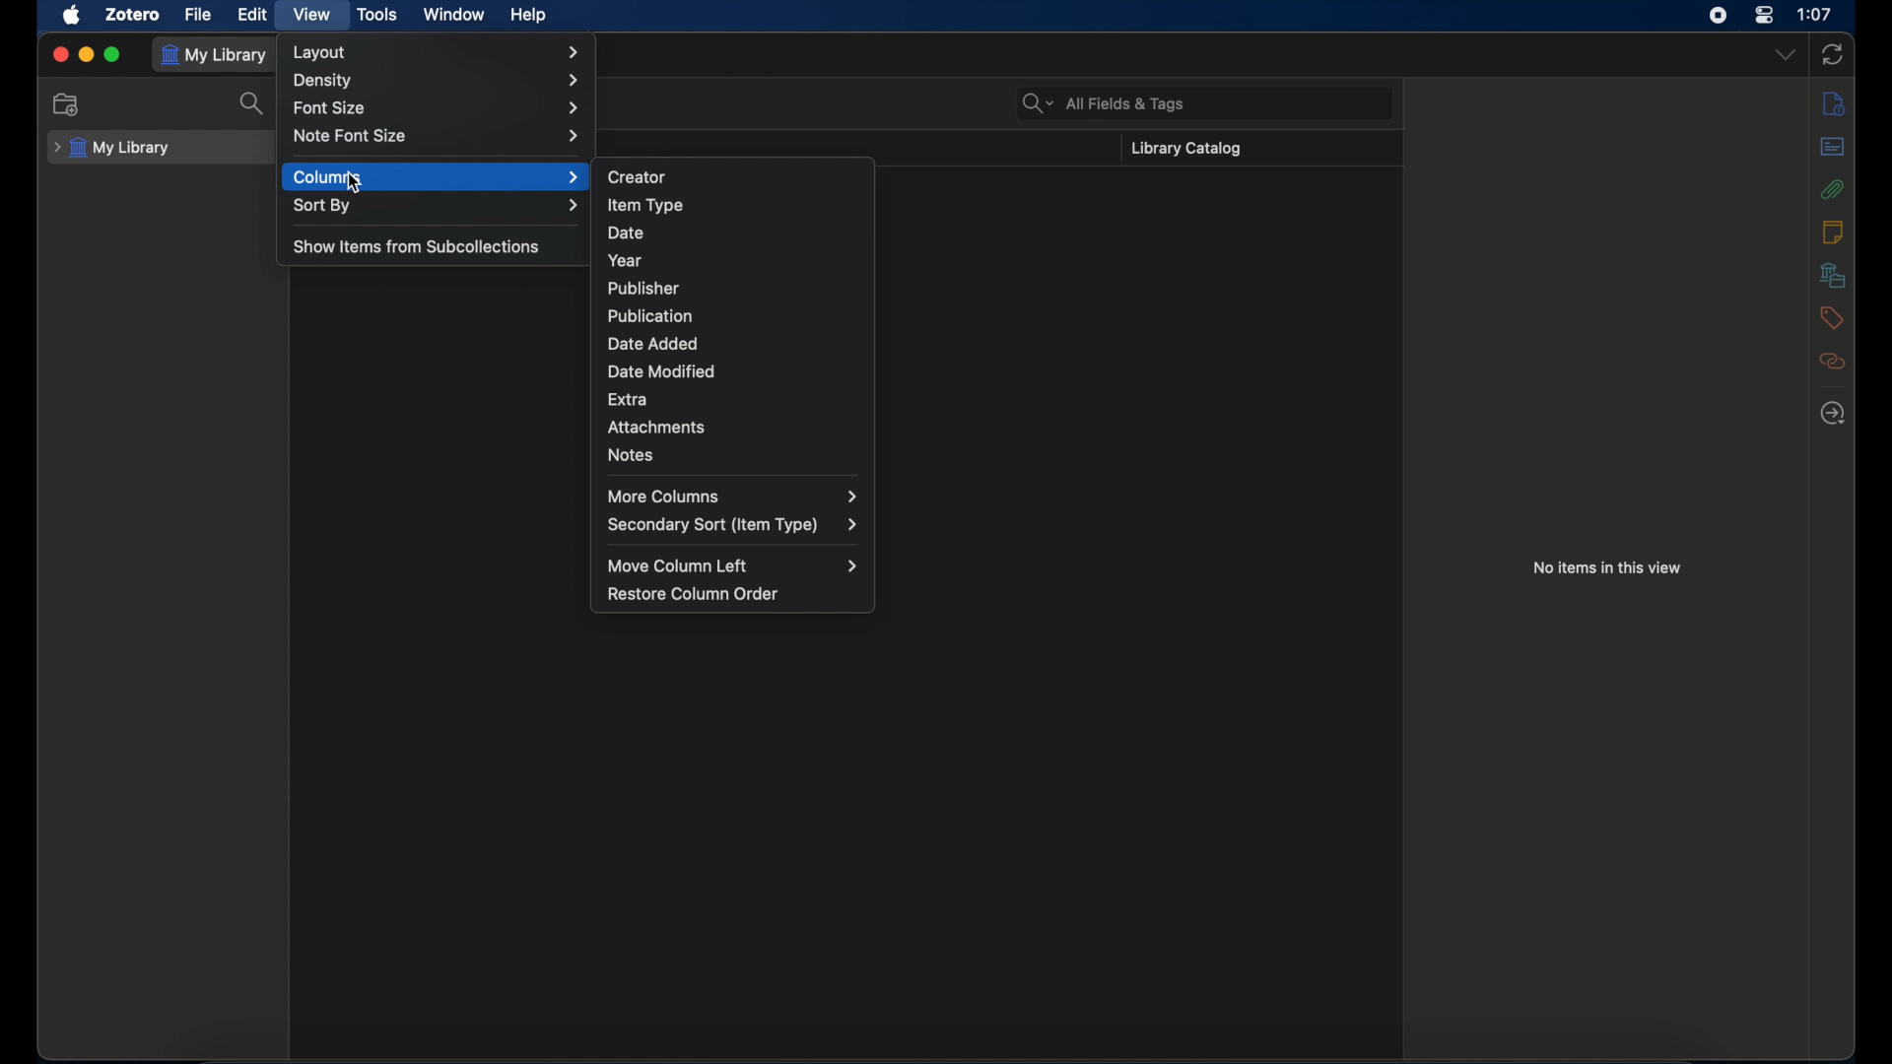 The image size is (1892, 1064). Describe the element at coordinates (733, 565) in the screenshot. I see `move column left` at that location.